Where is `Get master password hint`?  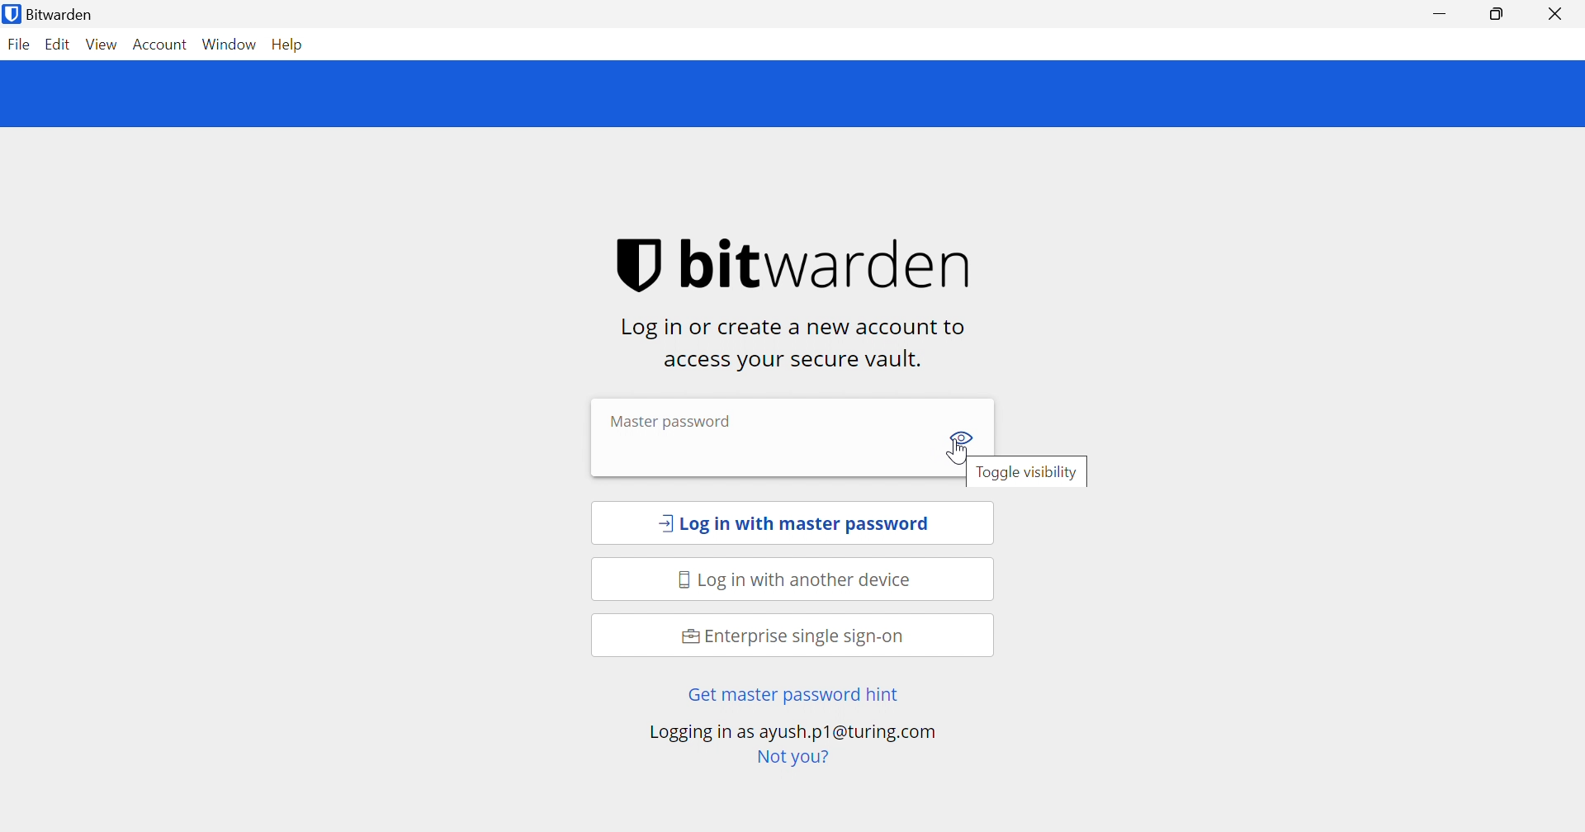 Get master password hint is located at coordinates (791, 696).